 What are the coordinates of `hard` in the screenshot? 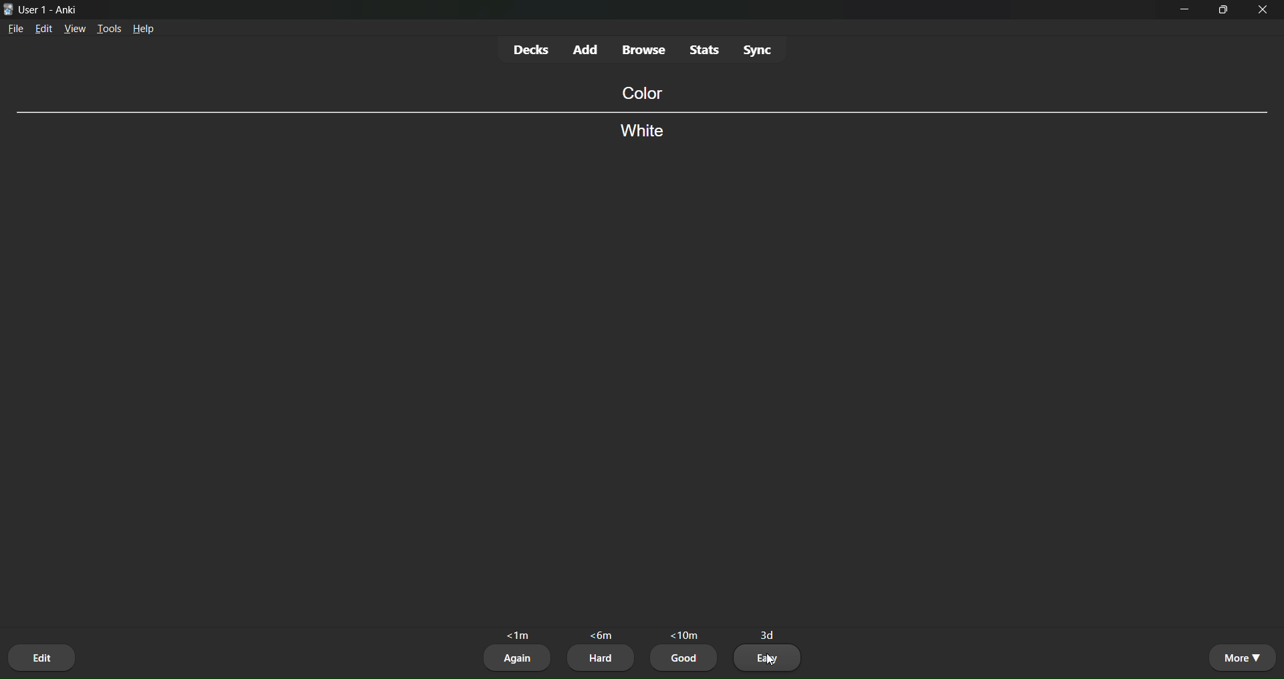 It's located at (601, 658).